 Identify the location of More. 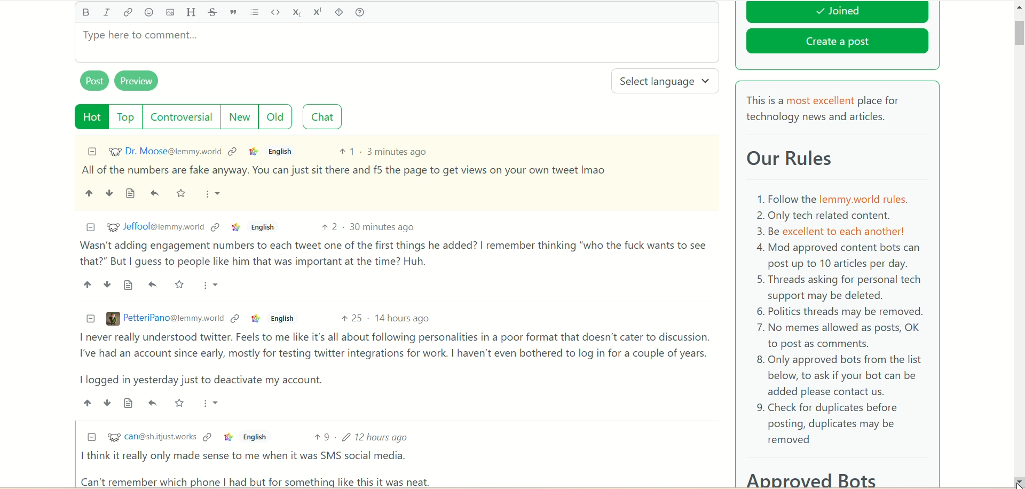
(214, 194).